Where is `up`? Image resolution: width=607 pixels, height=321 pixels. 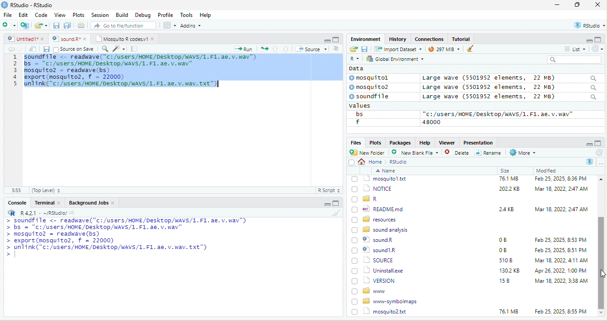 up is located at coordinates (276, 48).